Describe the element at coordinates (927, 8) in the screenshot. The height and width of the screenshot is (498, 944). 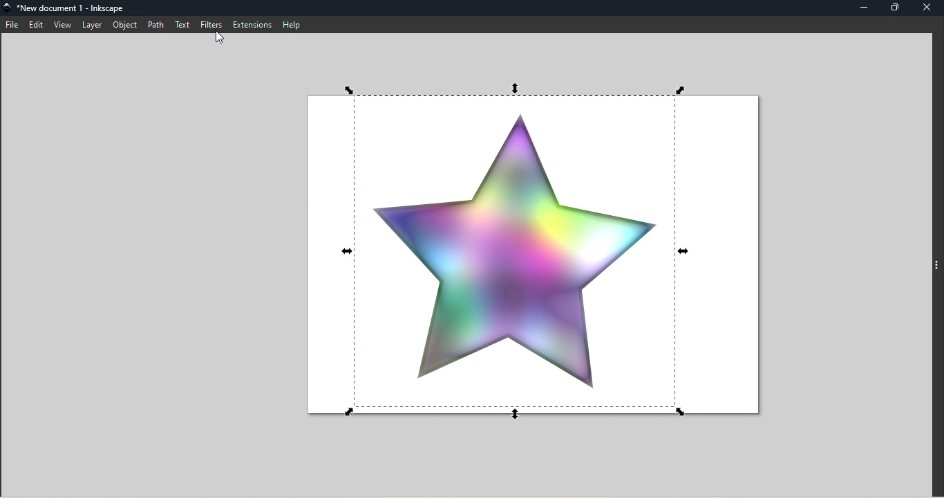
I see `Close` at that location.